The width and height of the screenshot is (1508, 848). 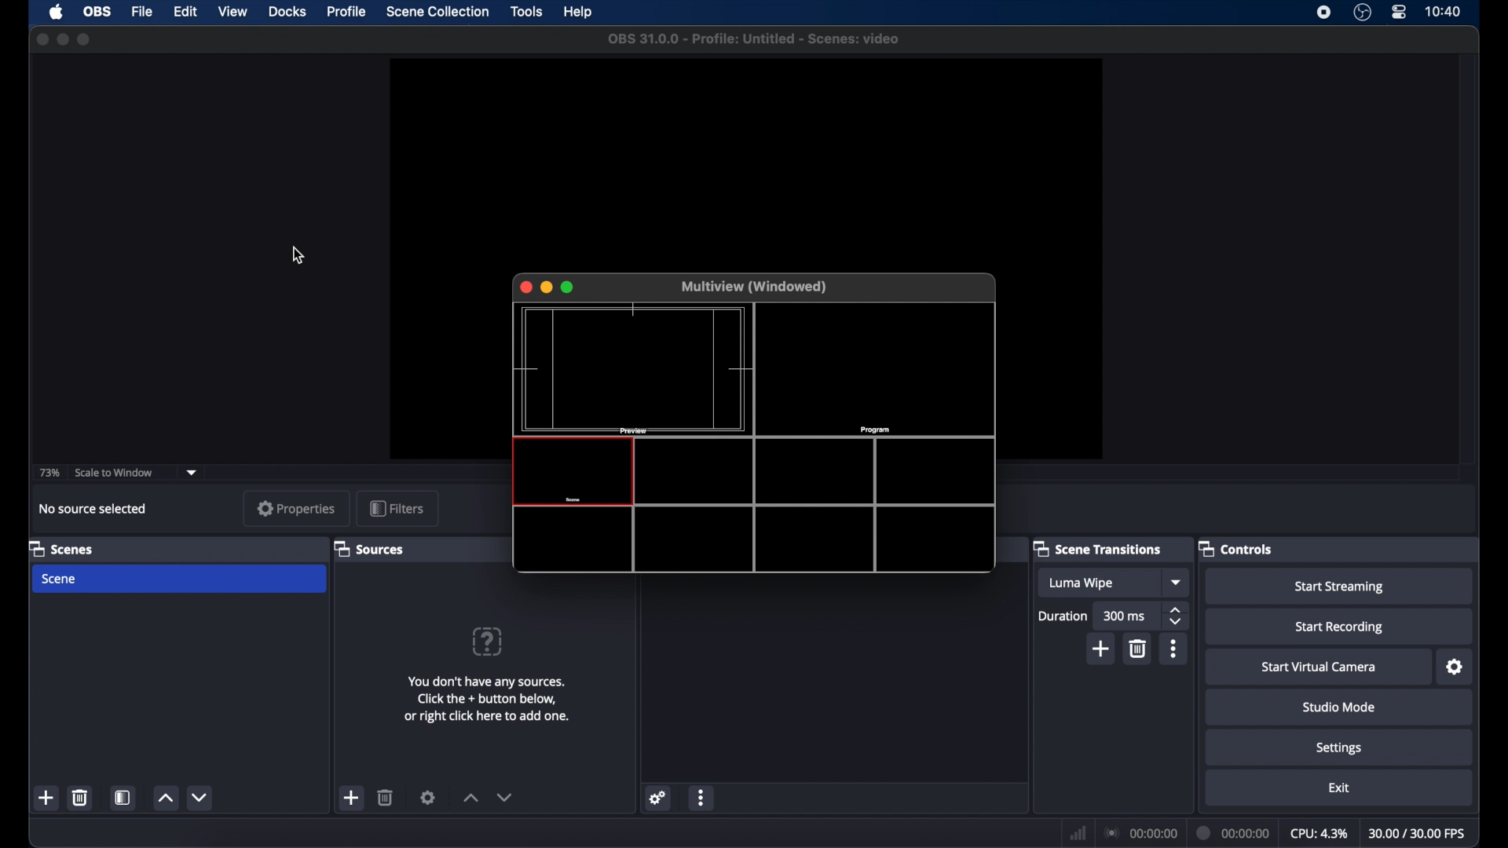 What do you see at coordinates (298, 255) in the screenshot?
I see `cursor` at bounding box center [298, 255].